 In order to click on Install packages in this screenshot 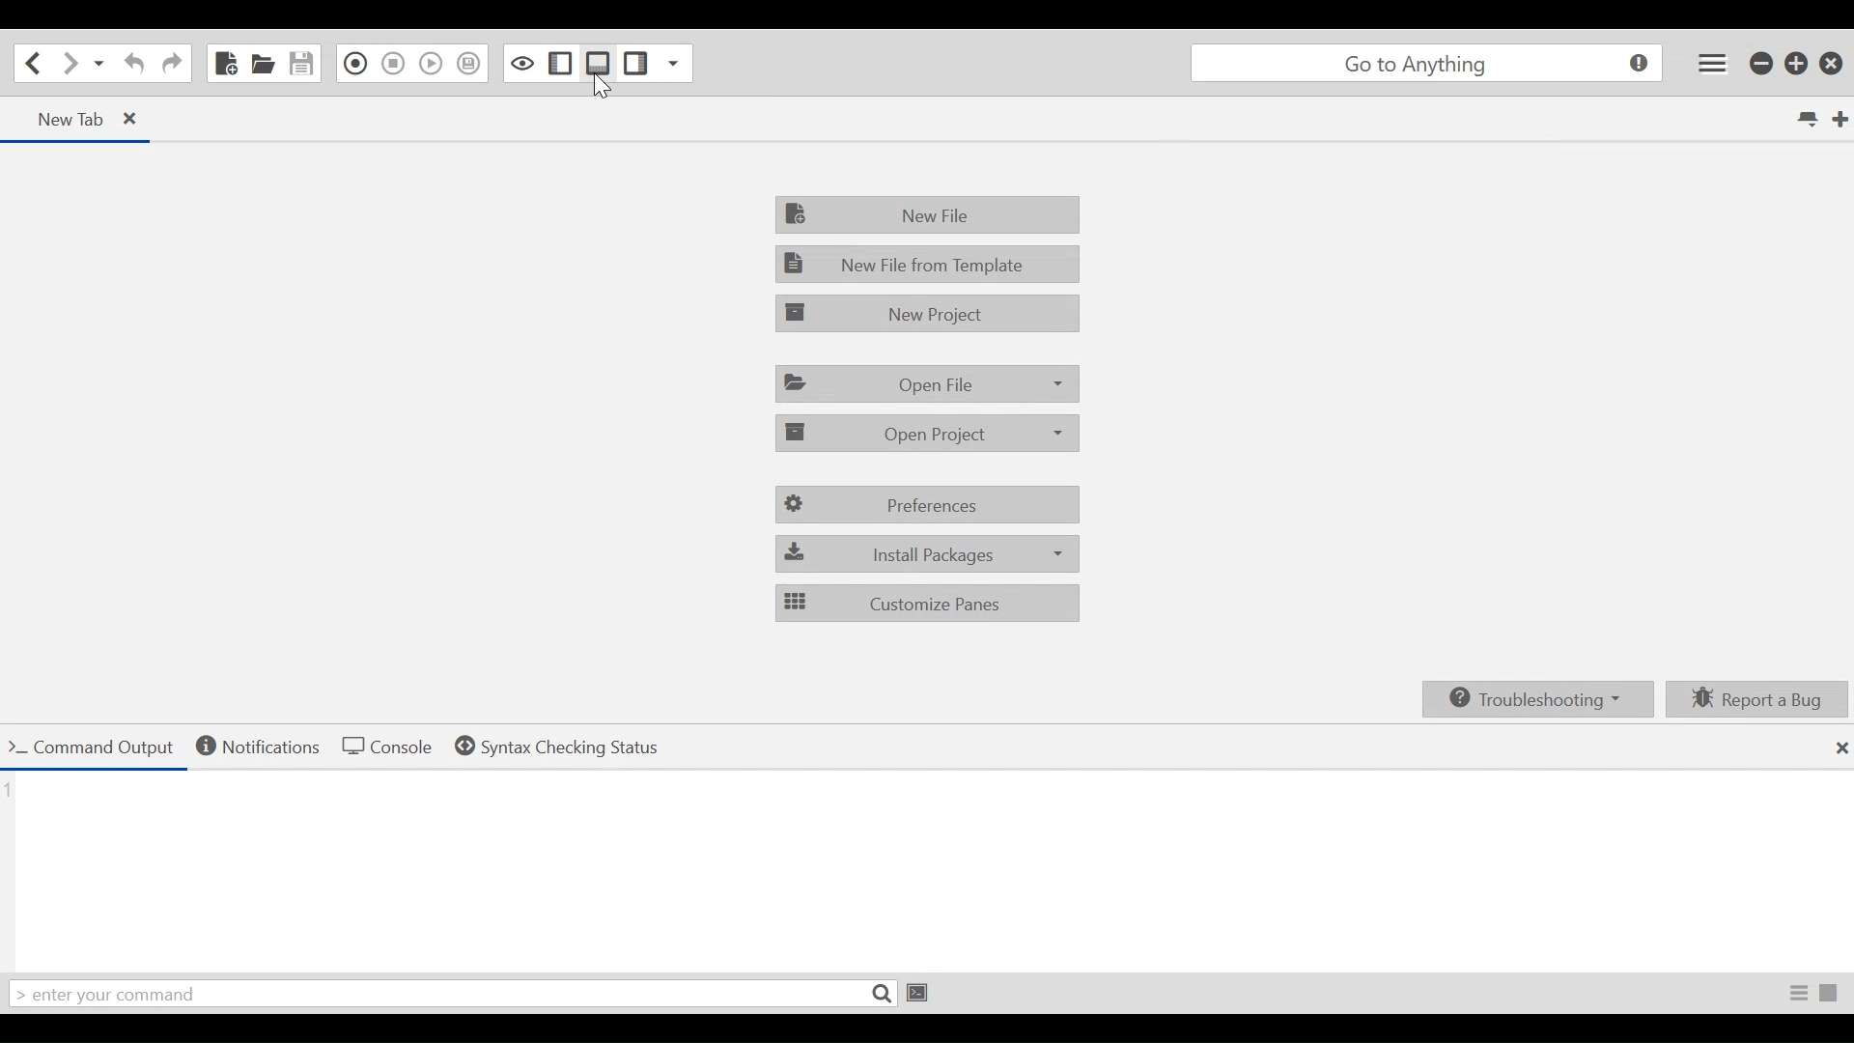, I will do `click(928, 552)`.